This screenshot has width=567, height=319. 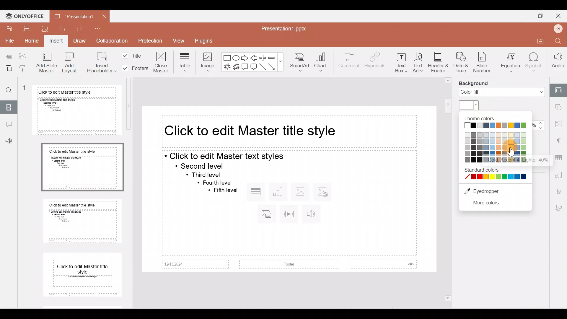 I want to click on Minimise, so click(x=520, y=16).